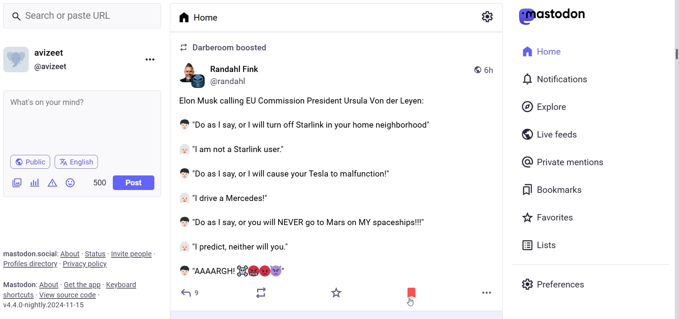 This screenshot has width=679, height=319. Describe the element at coordinates (413, 291) in the screenshot. I see `Bookmarked post` at that location.